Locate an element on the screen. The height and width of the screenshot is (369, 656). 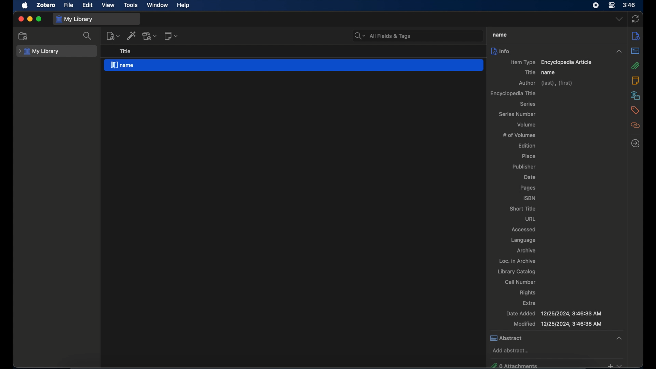
new item is located at coordinates (113, 36).